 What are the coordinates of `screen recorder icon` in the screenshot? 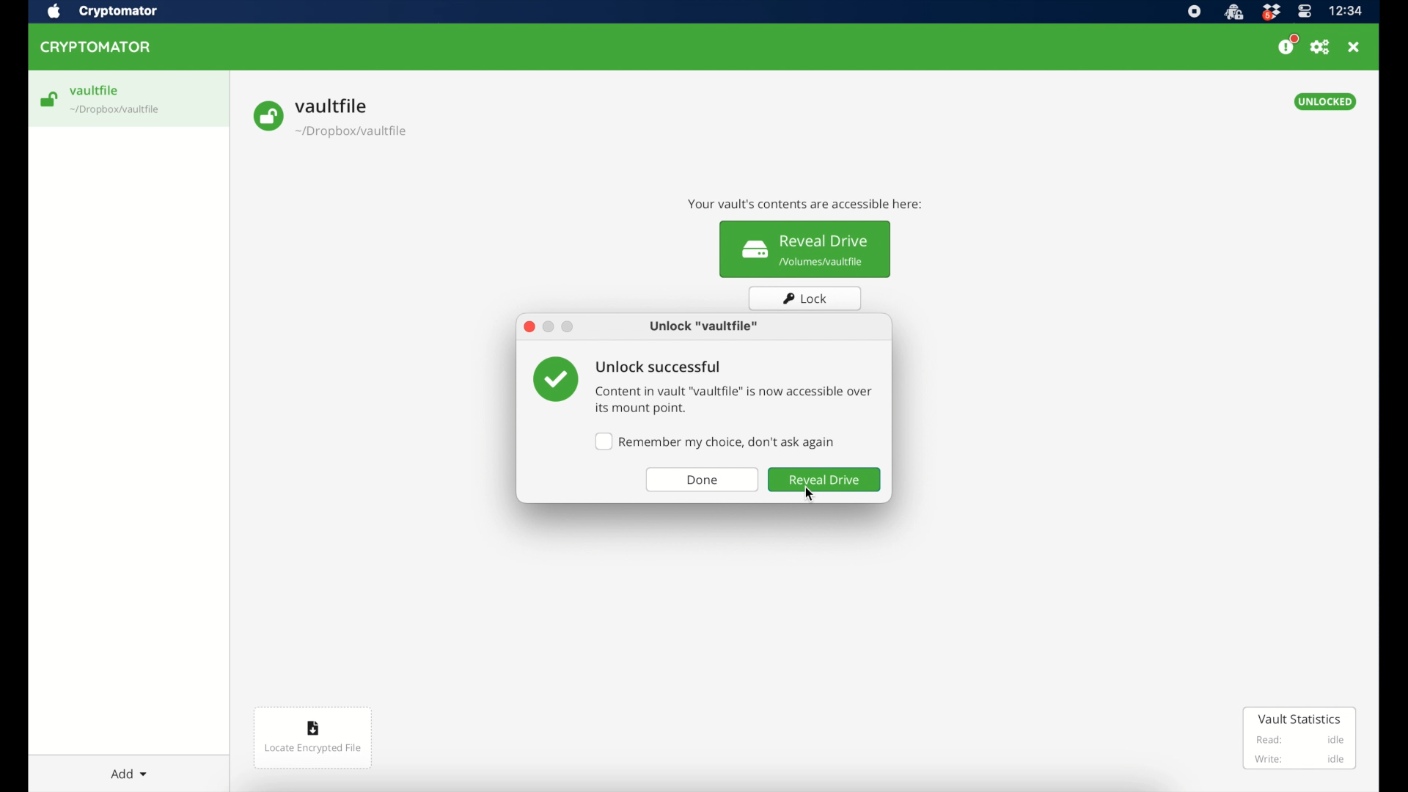 It's located at (1195, 11).